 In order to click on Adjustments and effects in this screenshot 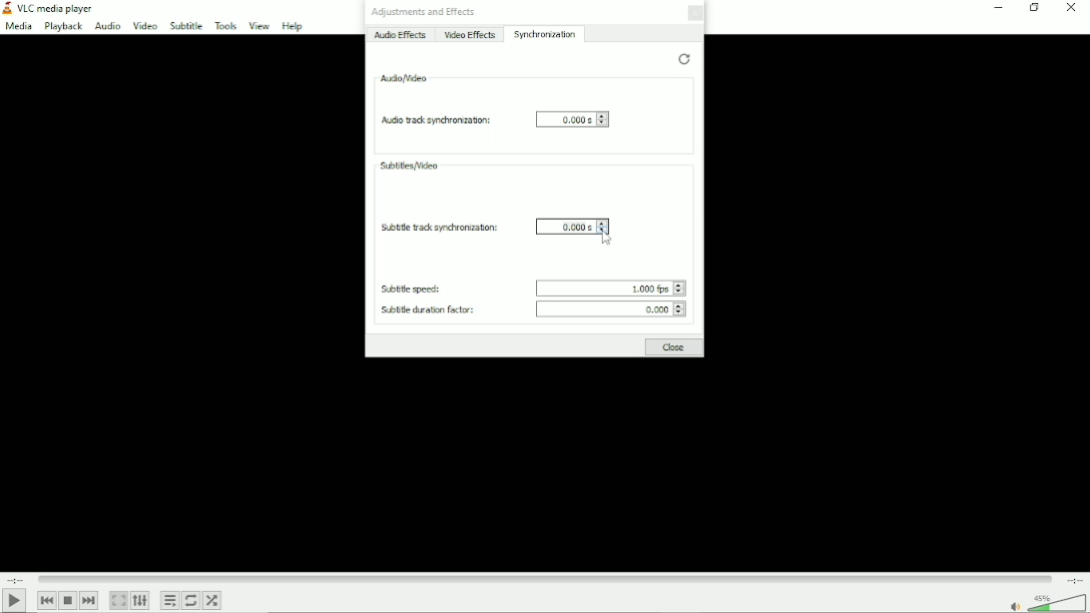, I will do `click(423, 12)`.